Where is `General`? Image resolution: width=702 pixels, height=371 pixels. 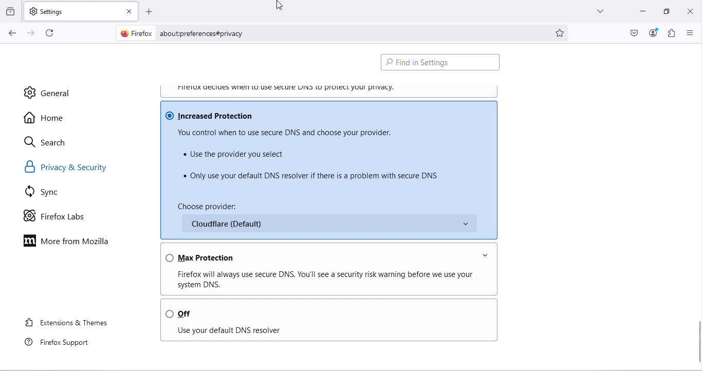
General is located at coordinates (47, 92).